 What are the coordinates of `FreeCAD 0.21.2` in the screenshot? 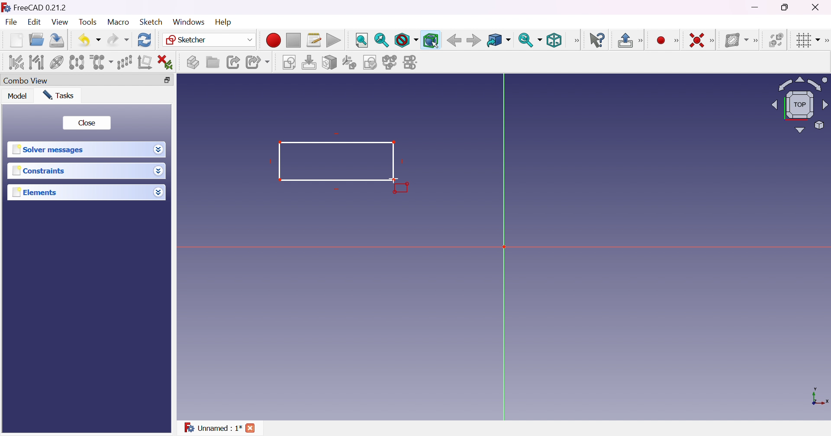 It's located at (40, 7).